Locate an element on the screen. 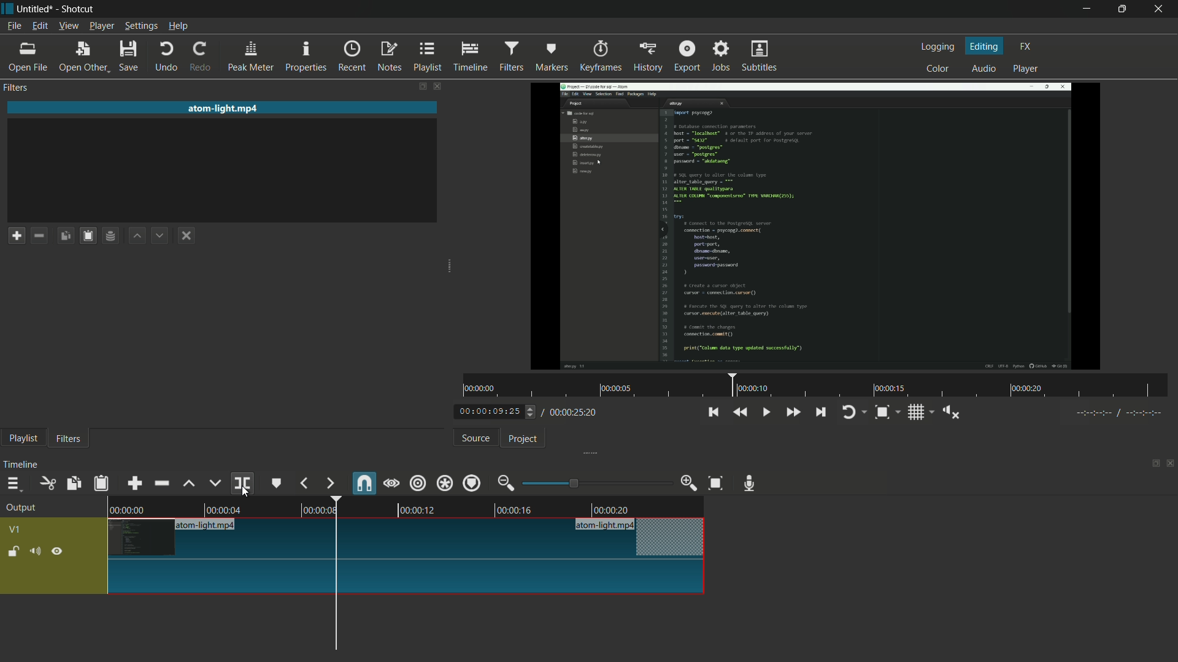 The height and width of the screenshot is (662, 1178). change layout is located at coordinates (1152, 462).